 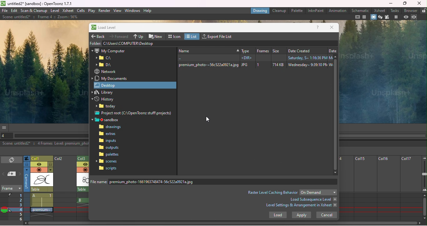 I want to click on file, so click(x=5, y=11).